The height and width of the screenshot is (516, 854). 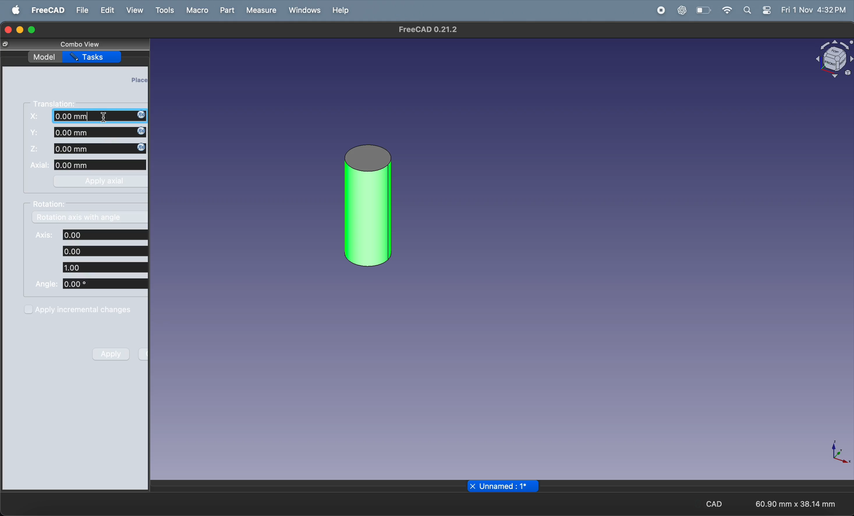 What do you see at coordinates (226, 10) in the screenshot?
I see `part` at bounding box center [226, 10].